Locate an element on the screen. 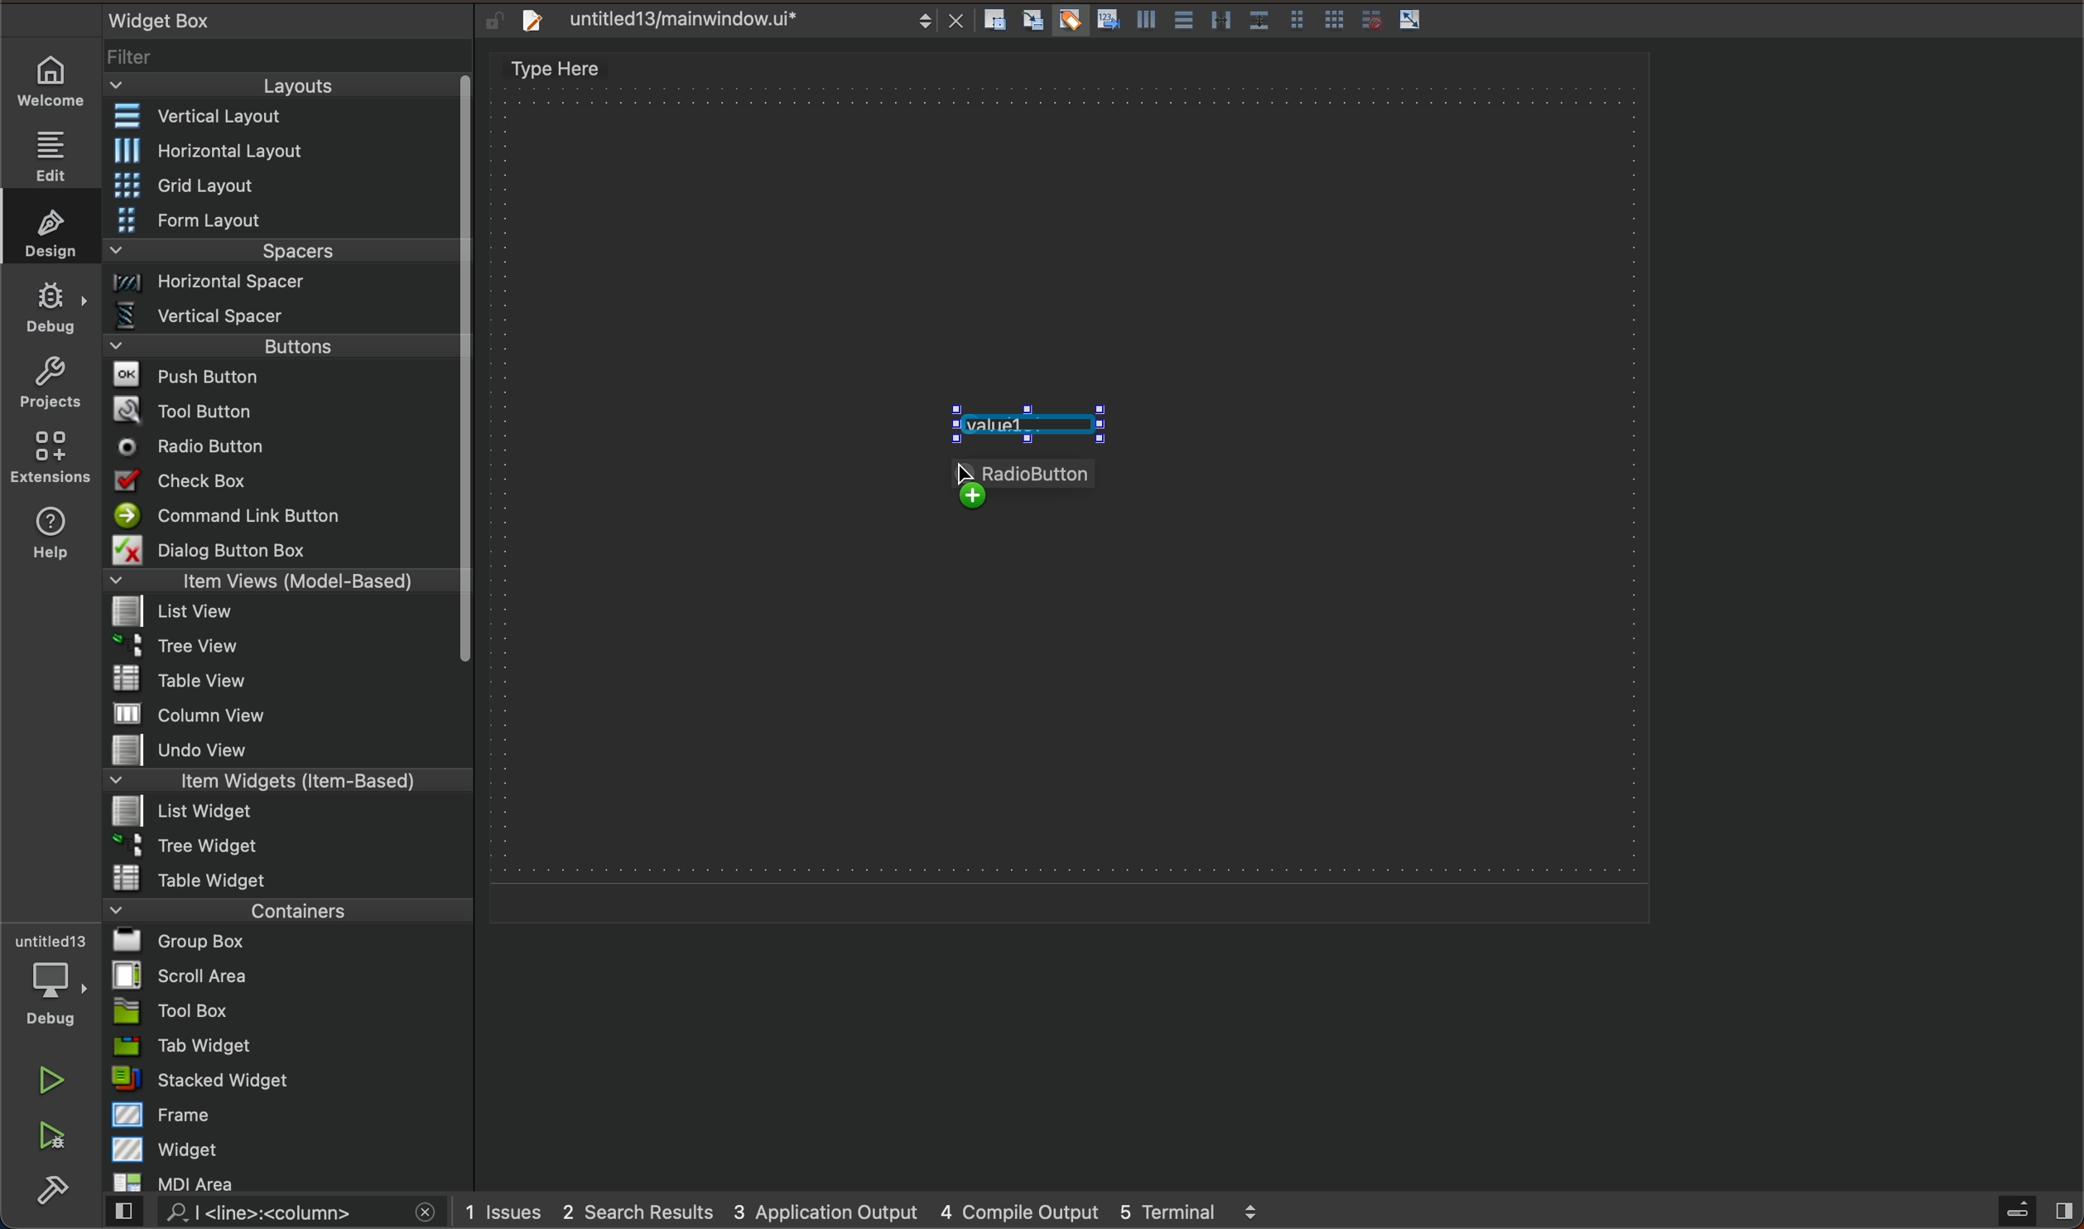 This screenshot has height=1229, width=2084. widget box is located at coordinates (265, 19).